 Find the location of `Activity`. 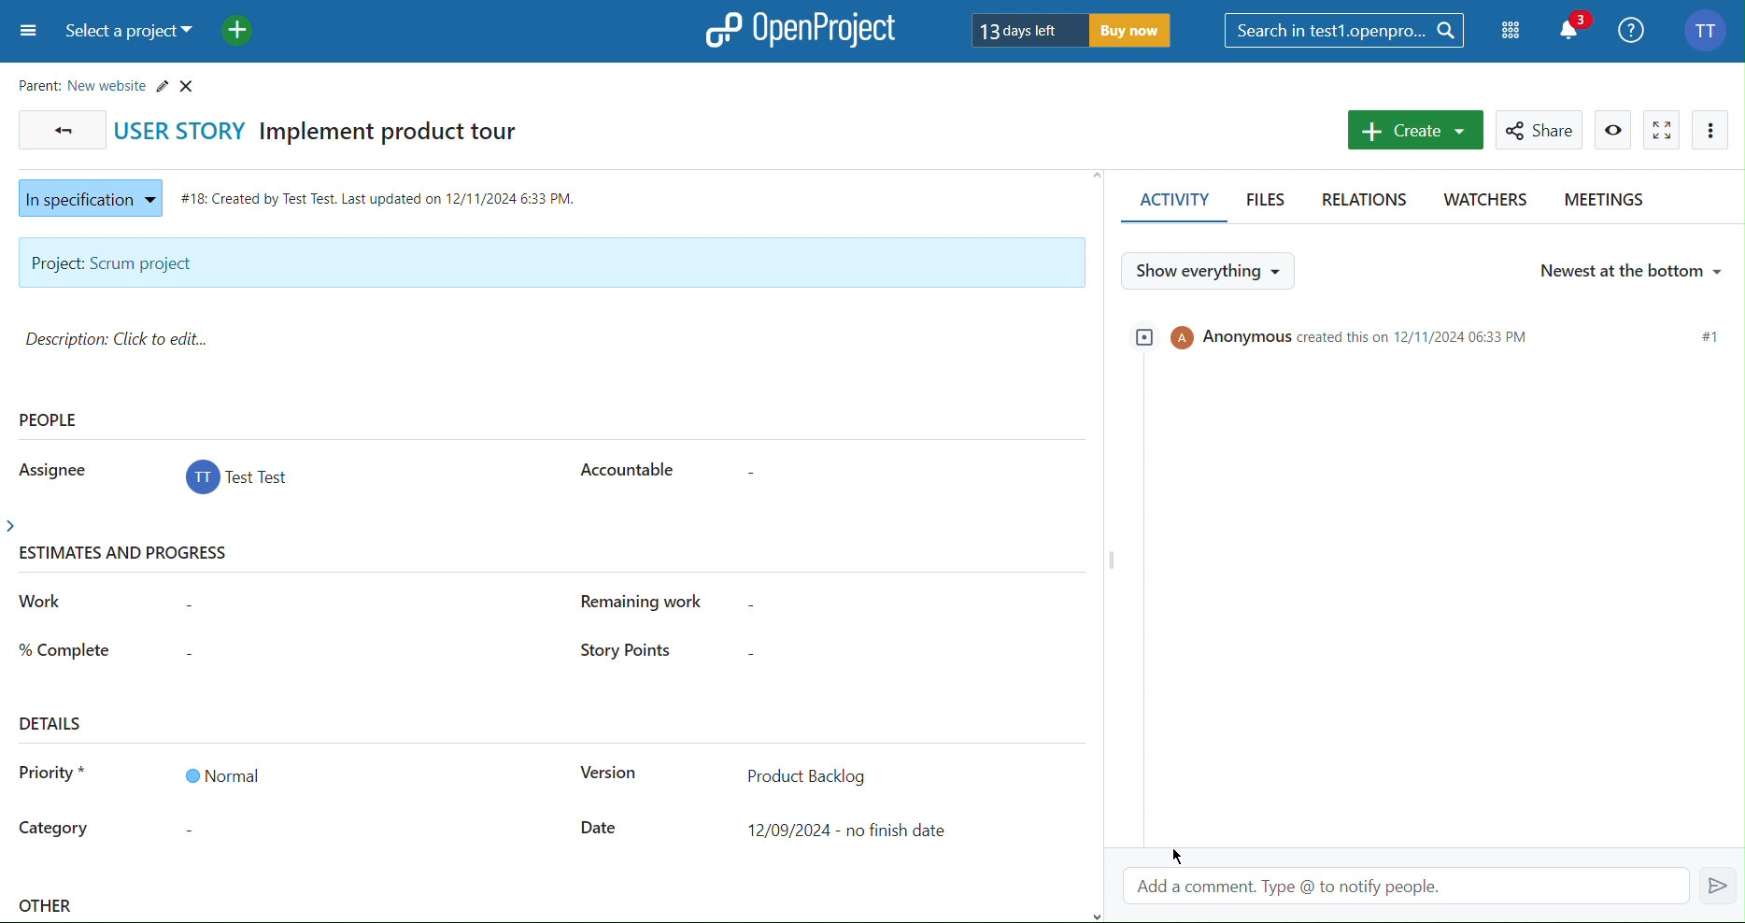

Activity is located at coordinates (1170, 204).